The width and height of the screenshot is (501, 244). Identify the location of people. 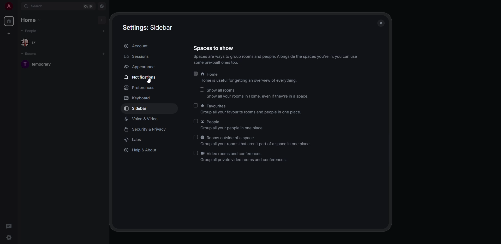
(32, 31).